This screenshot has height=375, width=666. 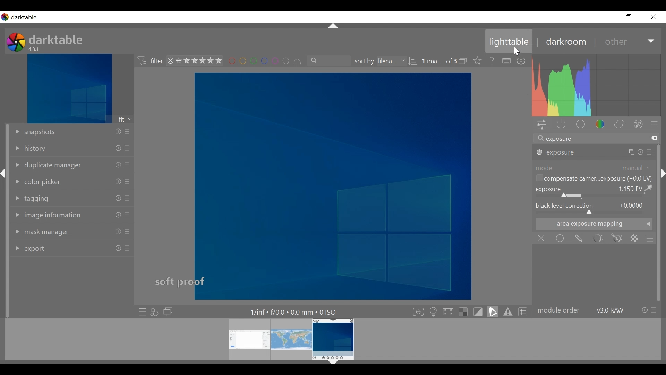 What do you see at coordinates (57, 39) in the screenshot?
I see `darktable` at bounding box center [57, 39].